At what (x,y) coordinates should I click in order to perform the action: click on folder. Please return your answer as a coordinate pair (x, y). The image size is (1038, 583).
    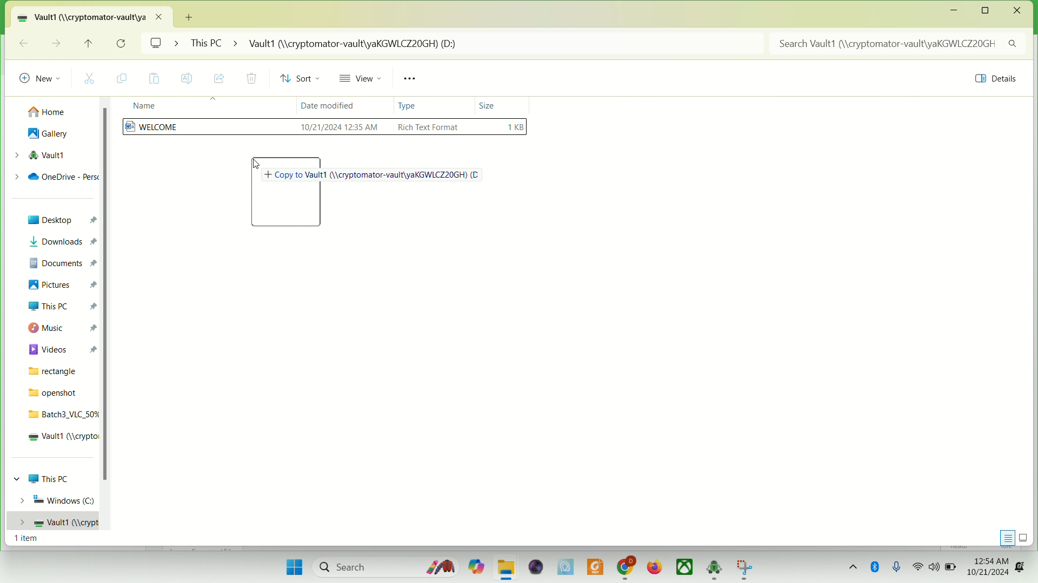
    Looking at the image, I should click on (507, 568).